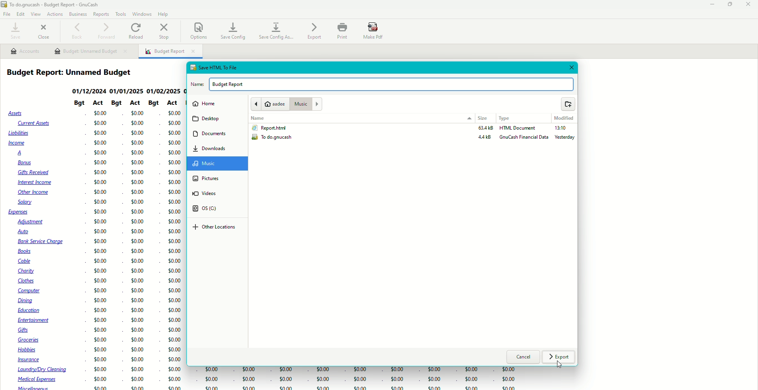  What do you see at coordinates (268, 104) in the screenshot?
I see `Aadee` at bounding box center [268, 104].